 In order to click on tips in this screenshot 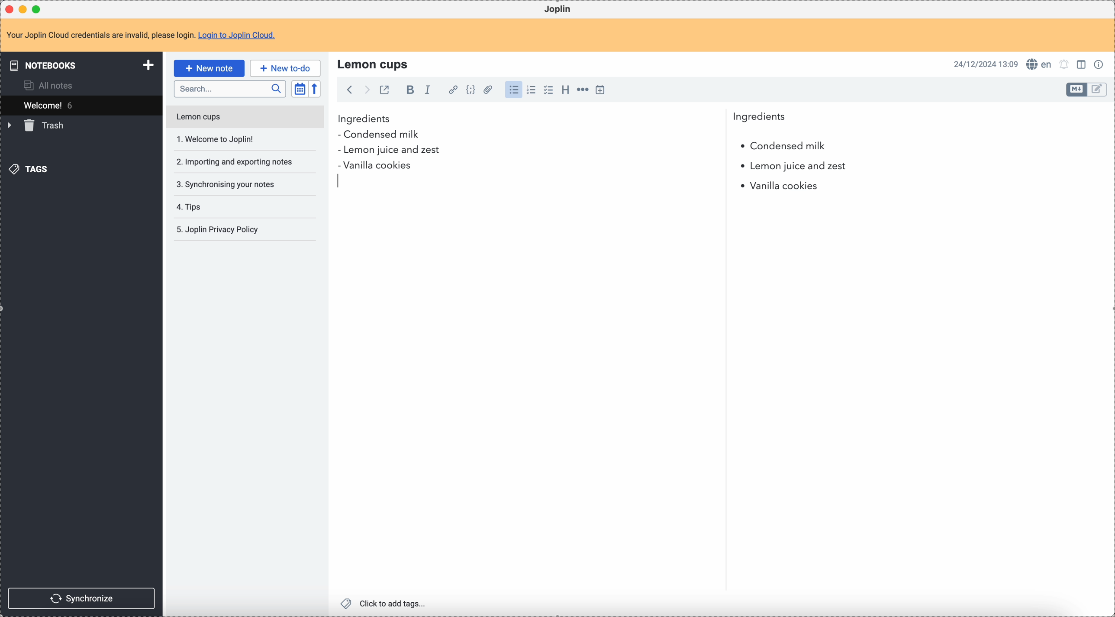, I will do `click(190, 208)`.